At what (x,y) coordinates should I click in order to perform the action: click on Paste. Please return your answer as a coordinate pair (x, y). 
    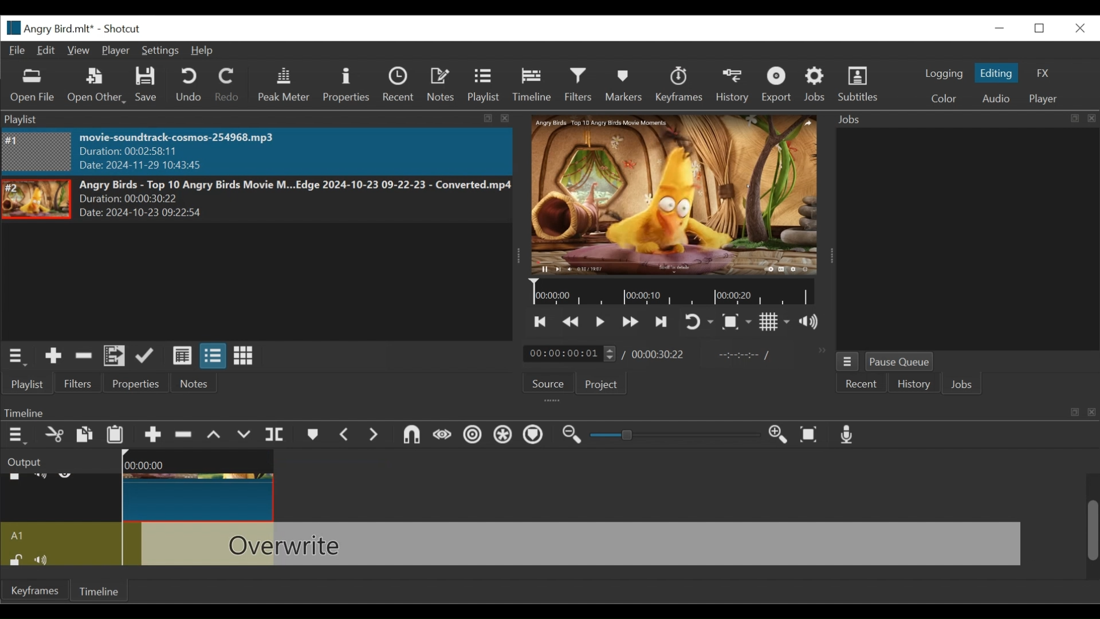
    Looking at the image, I should click on (116, 434).